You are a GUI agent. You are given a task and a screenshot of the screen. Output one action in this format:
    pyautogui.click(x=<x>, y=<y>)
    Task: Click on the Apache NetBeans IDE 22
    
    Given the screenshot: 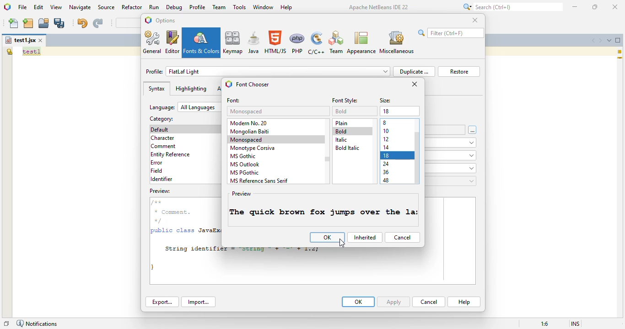 What is the action you would take?
    pyautogui.click(x=379, y=7)
    